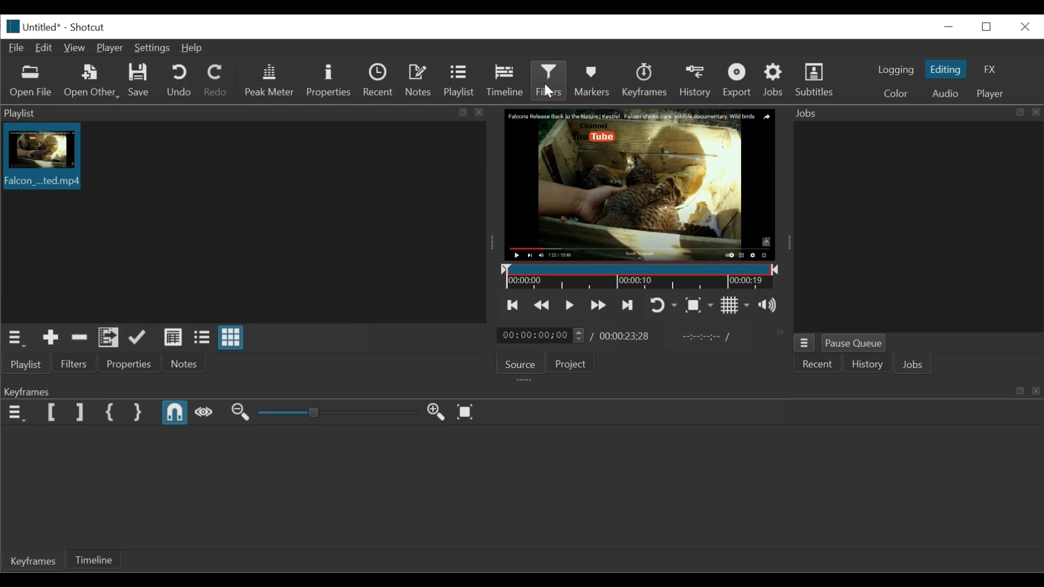  I want to click on Jobs Menu, so click(805, 343).